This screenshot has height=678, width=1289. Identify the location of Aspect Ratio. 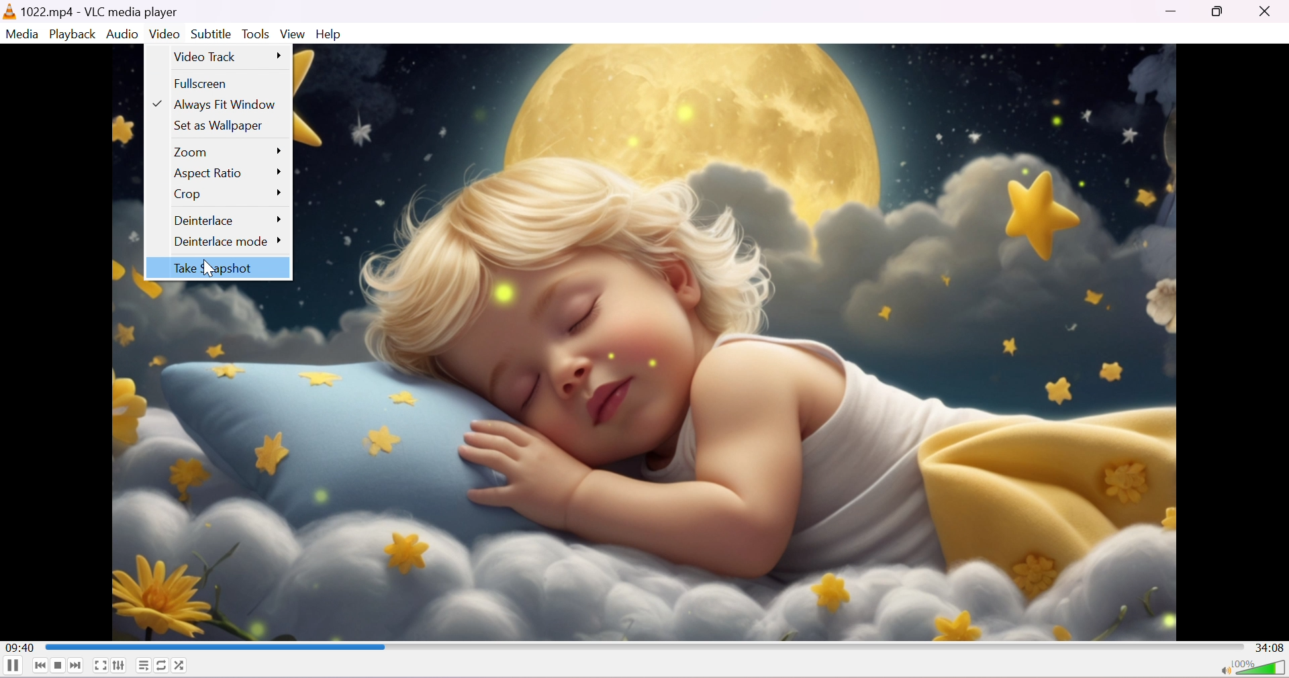
(226, 173).